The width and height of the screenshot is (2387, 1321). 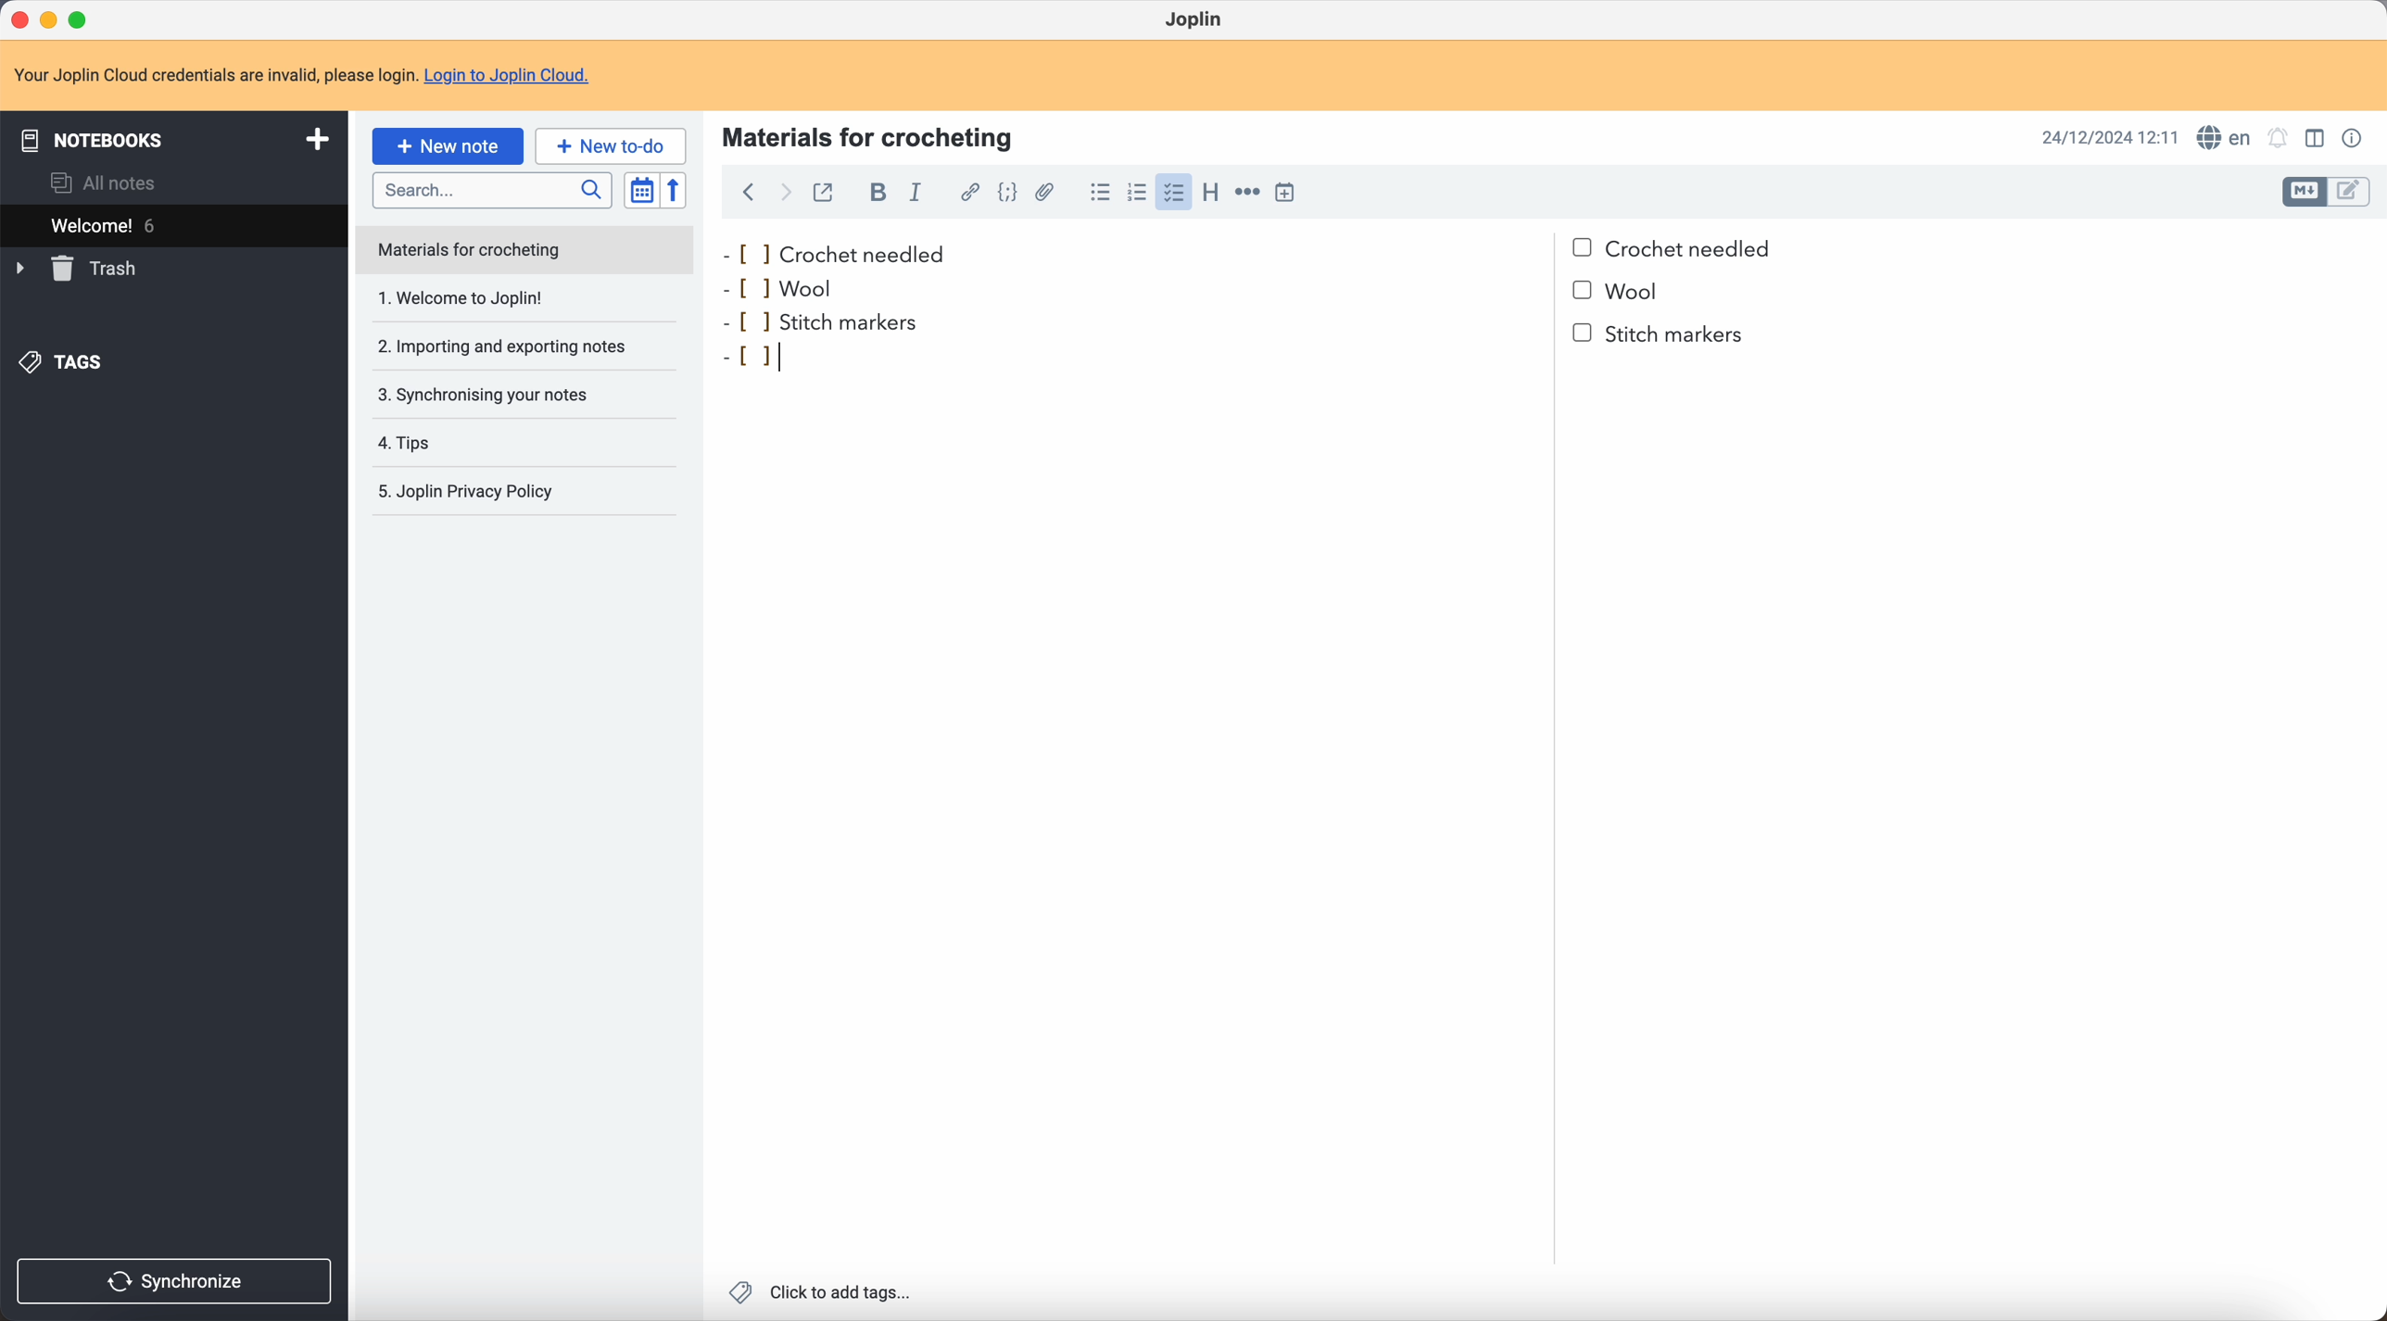 What do you see at coordinates (640, 191) in the screenshot?
I see `toggle sort order field` at bounding box center [640, 191].